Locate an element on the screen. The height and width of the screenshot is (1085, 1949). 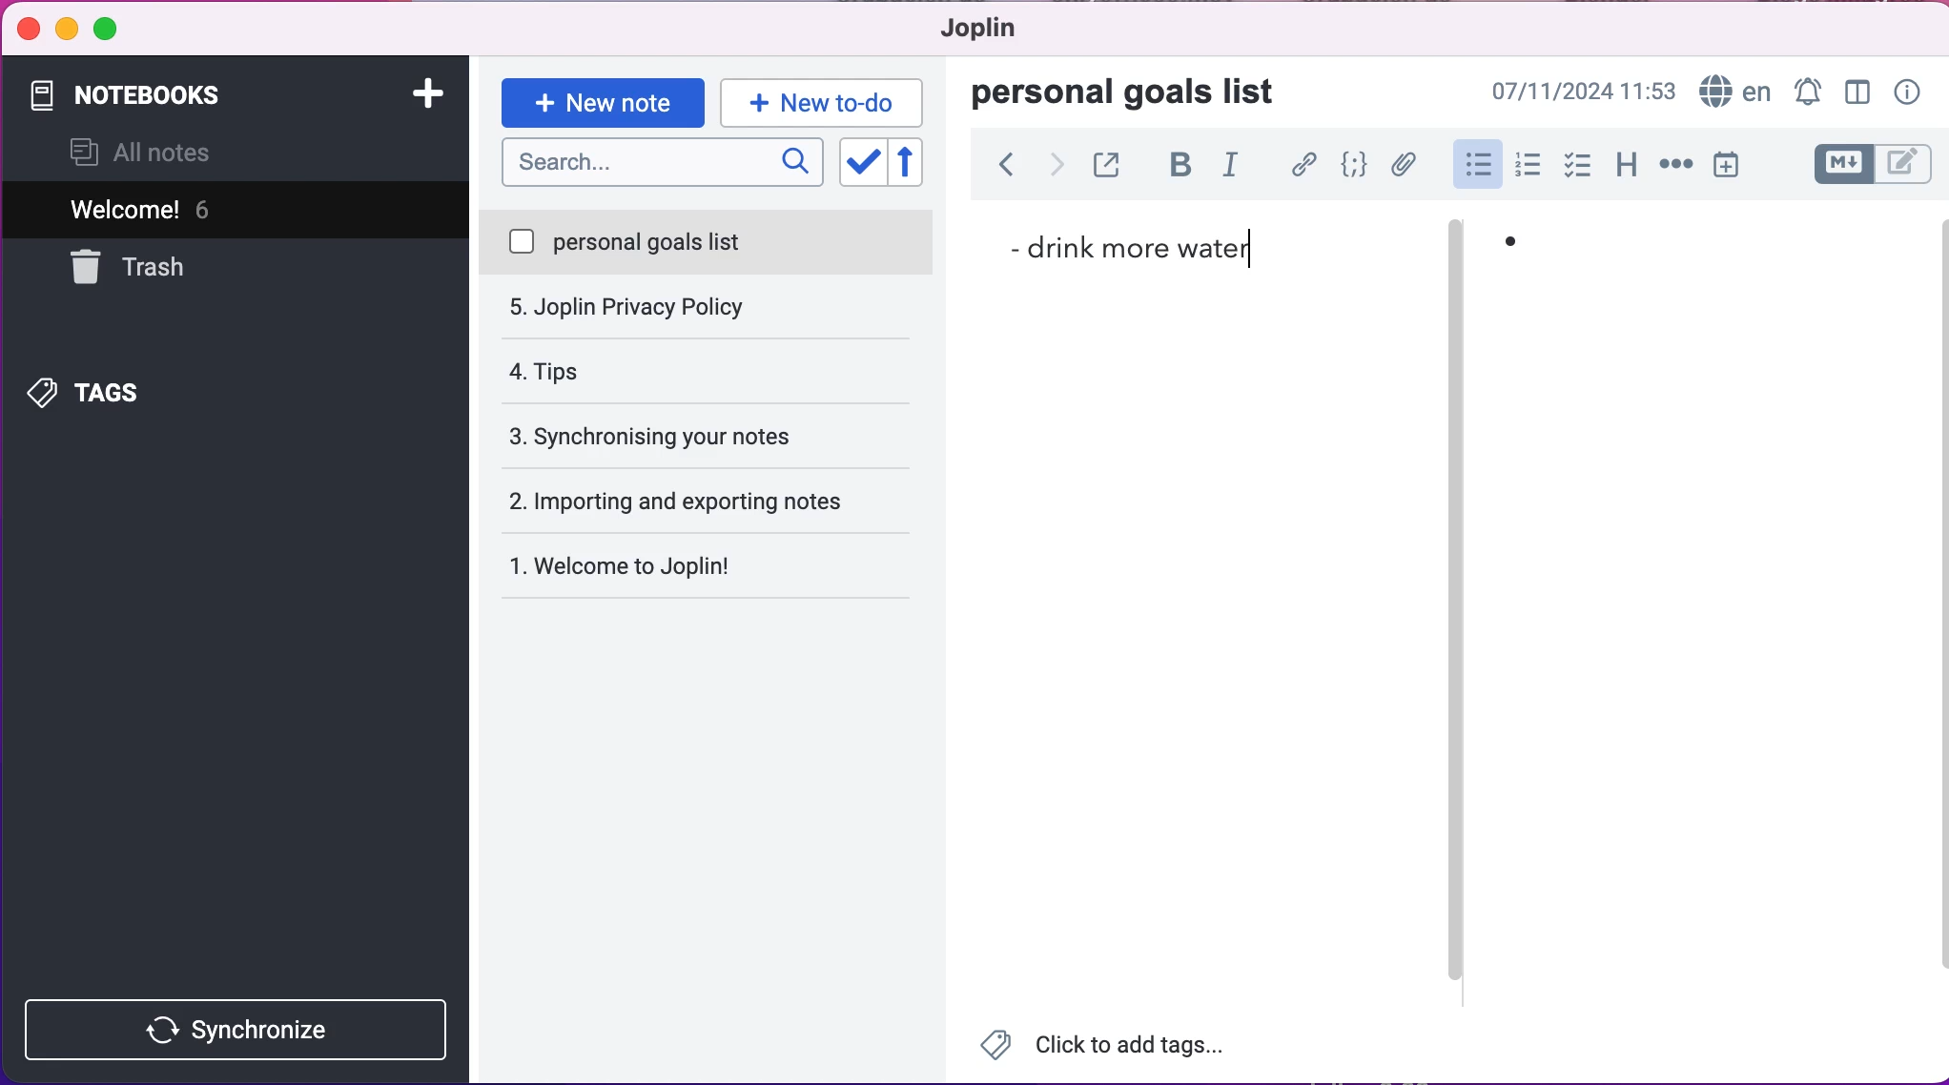
italic is located at coordinates (1235, 170).